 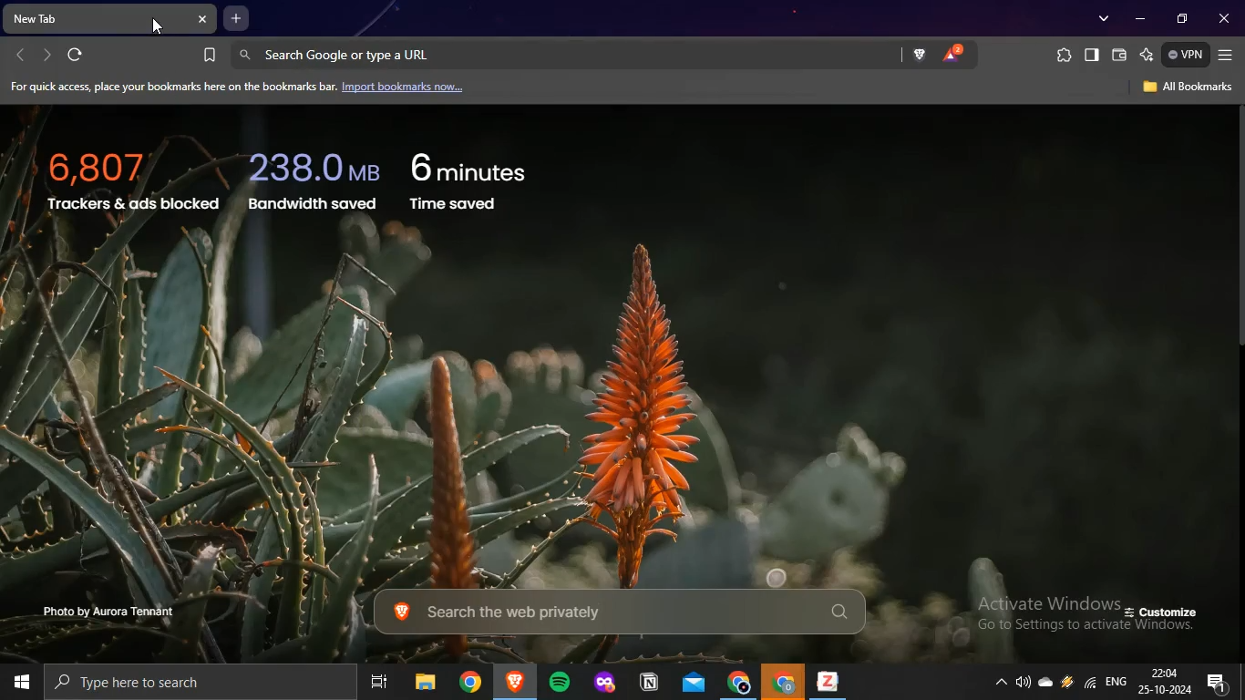 I want to click on extensions, so click(x=1065, y=56).